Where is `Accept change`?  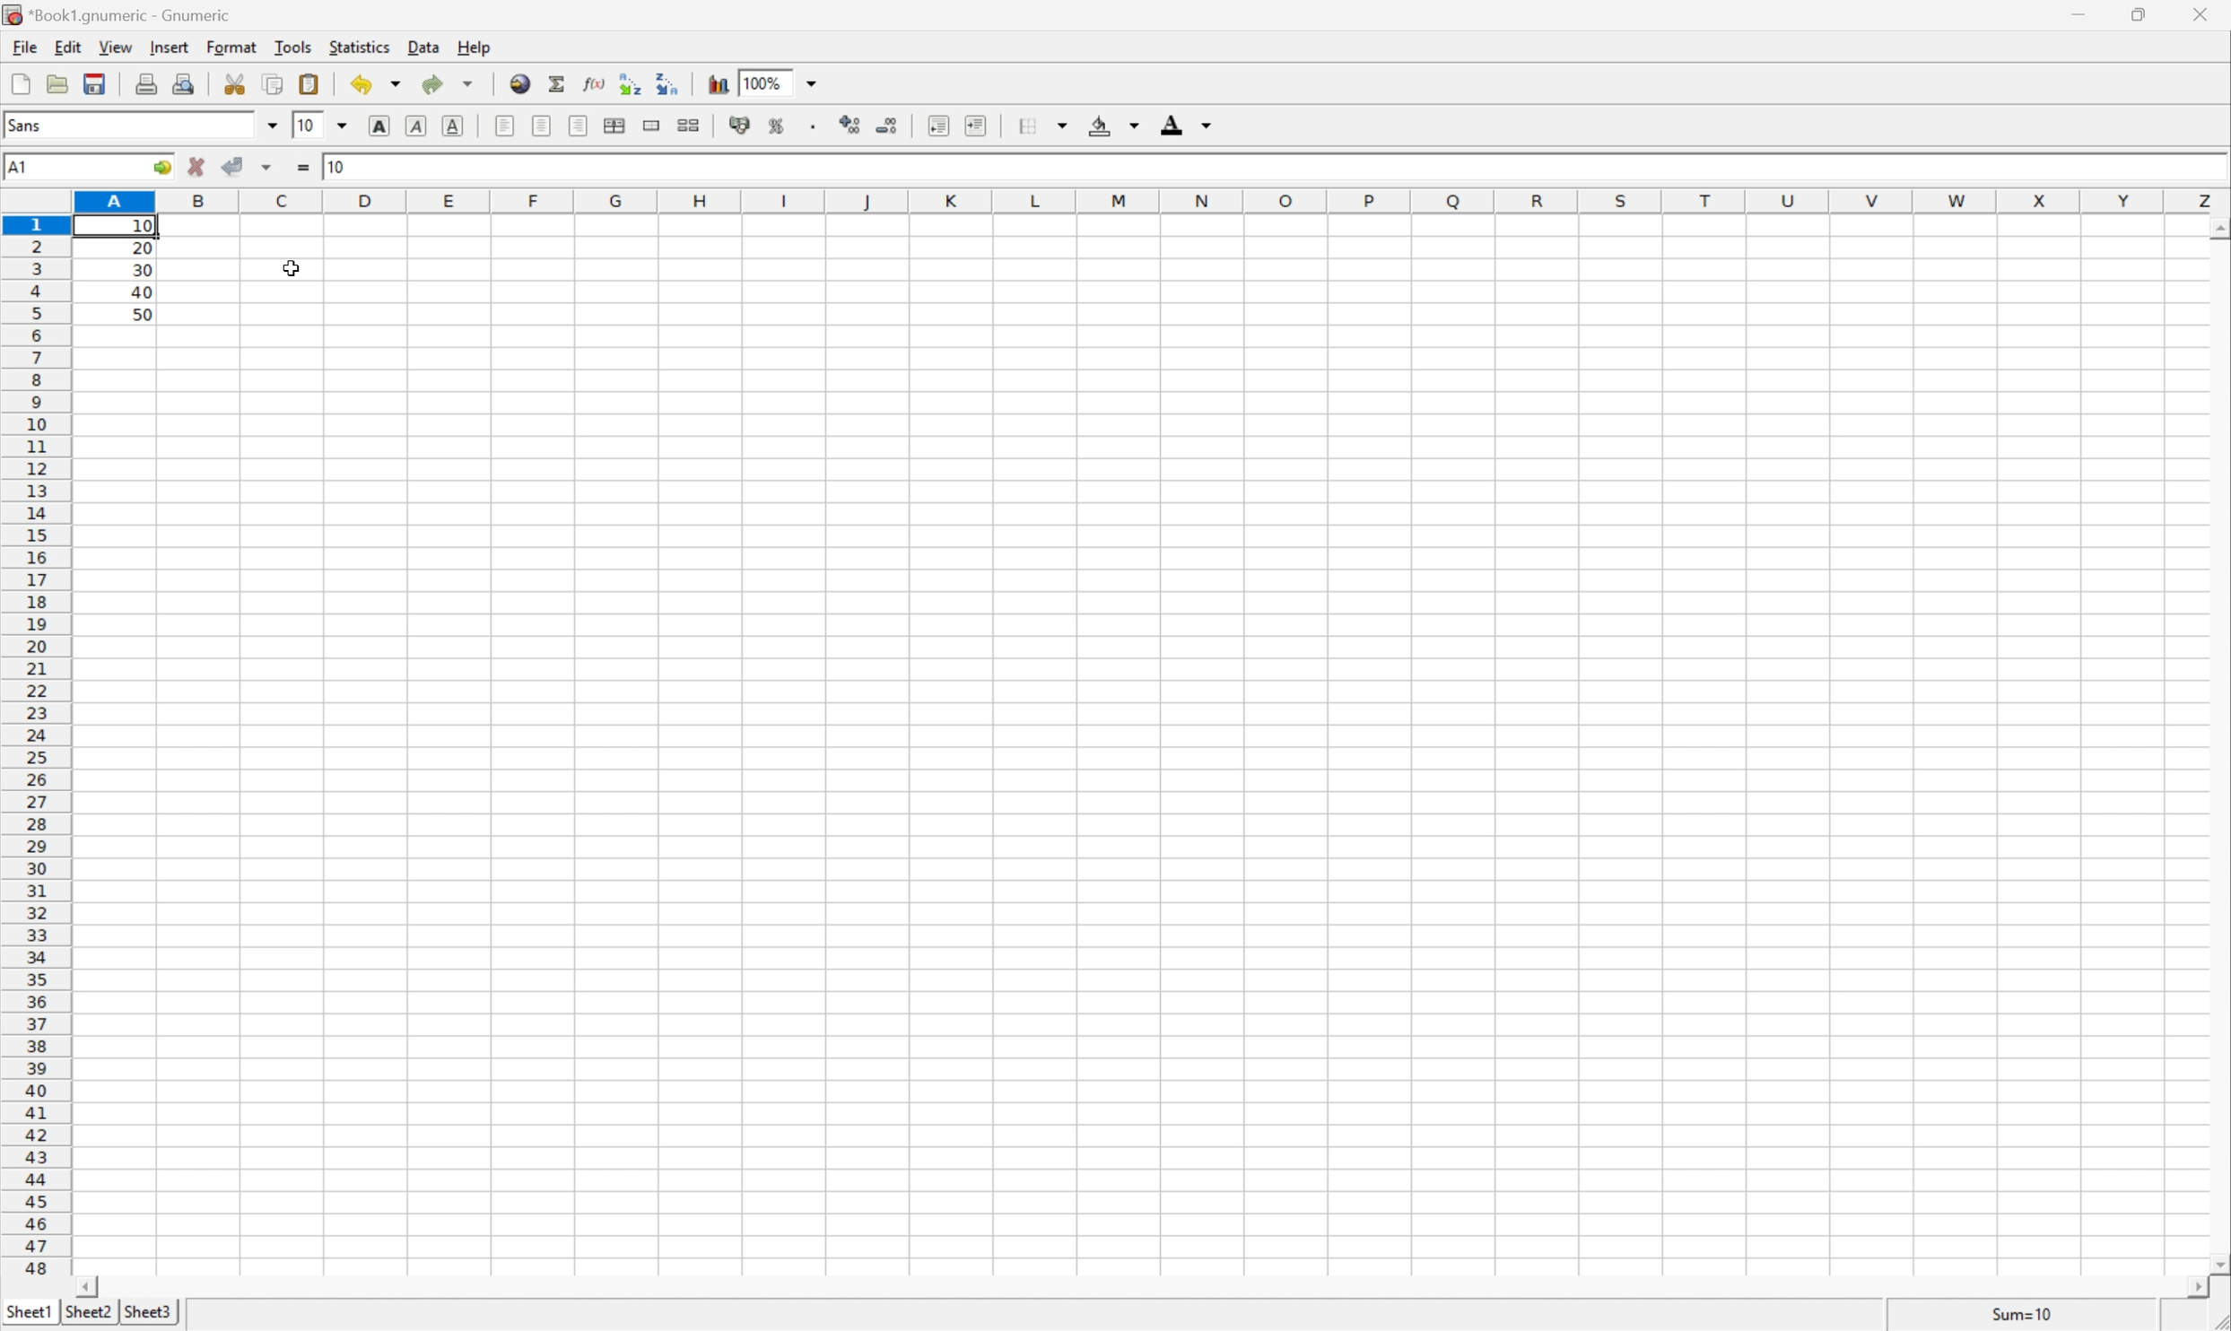 Accept change is located at coordinates (233, 168).